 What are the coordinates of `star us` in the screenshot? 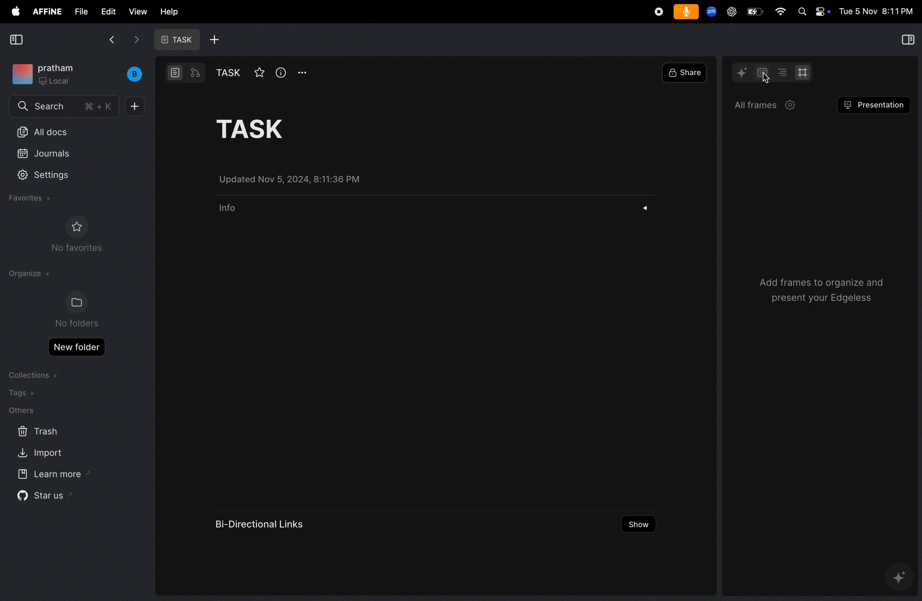 It's located at (42, 498).